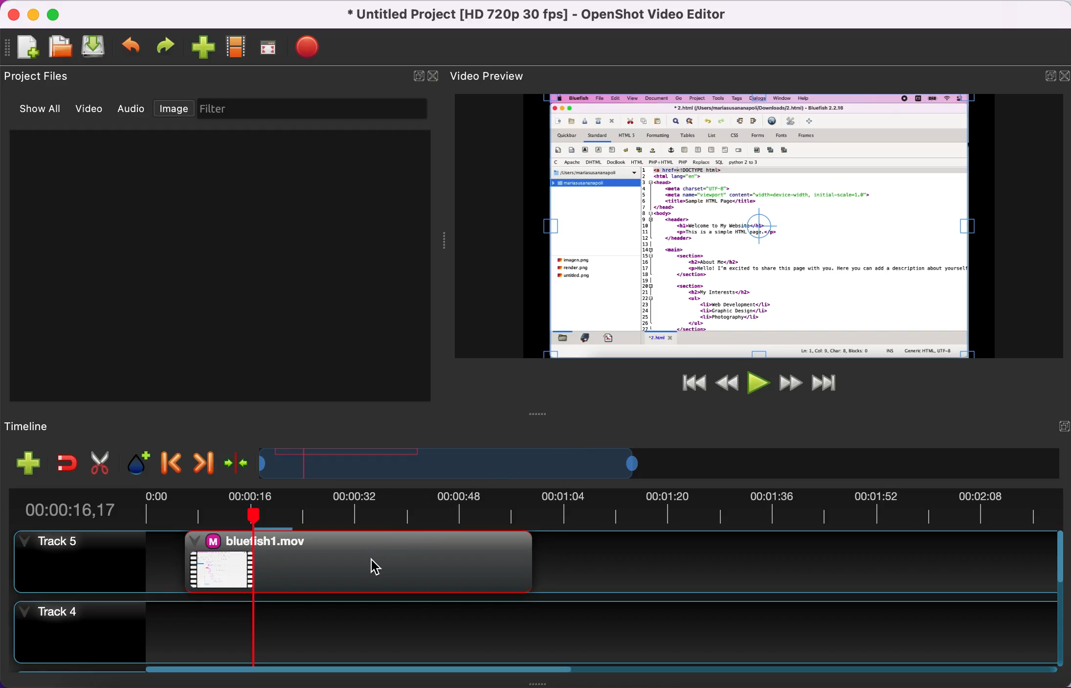 The image size is (1071, 688). I want to click on choose profile, so click(237, 47).